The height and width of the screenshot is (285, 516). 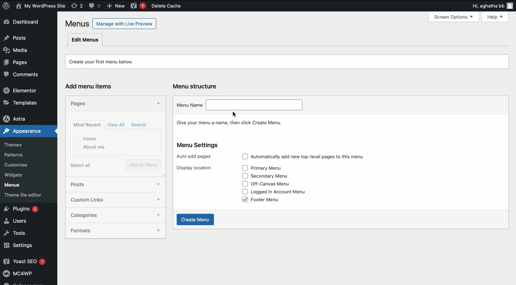 I want to click on Mcawp, so click(x=29, y=275).